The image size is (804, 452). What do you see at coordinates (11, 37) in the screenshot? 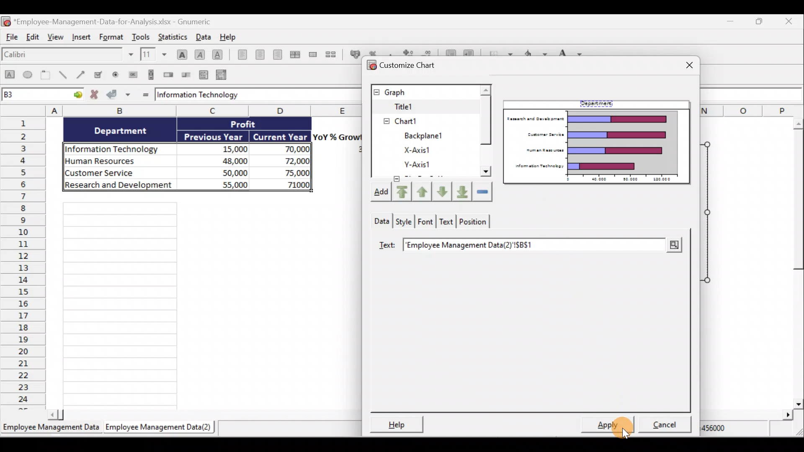
I see `File` at bounding box center [11, 37].